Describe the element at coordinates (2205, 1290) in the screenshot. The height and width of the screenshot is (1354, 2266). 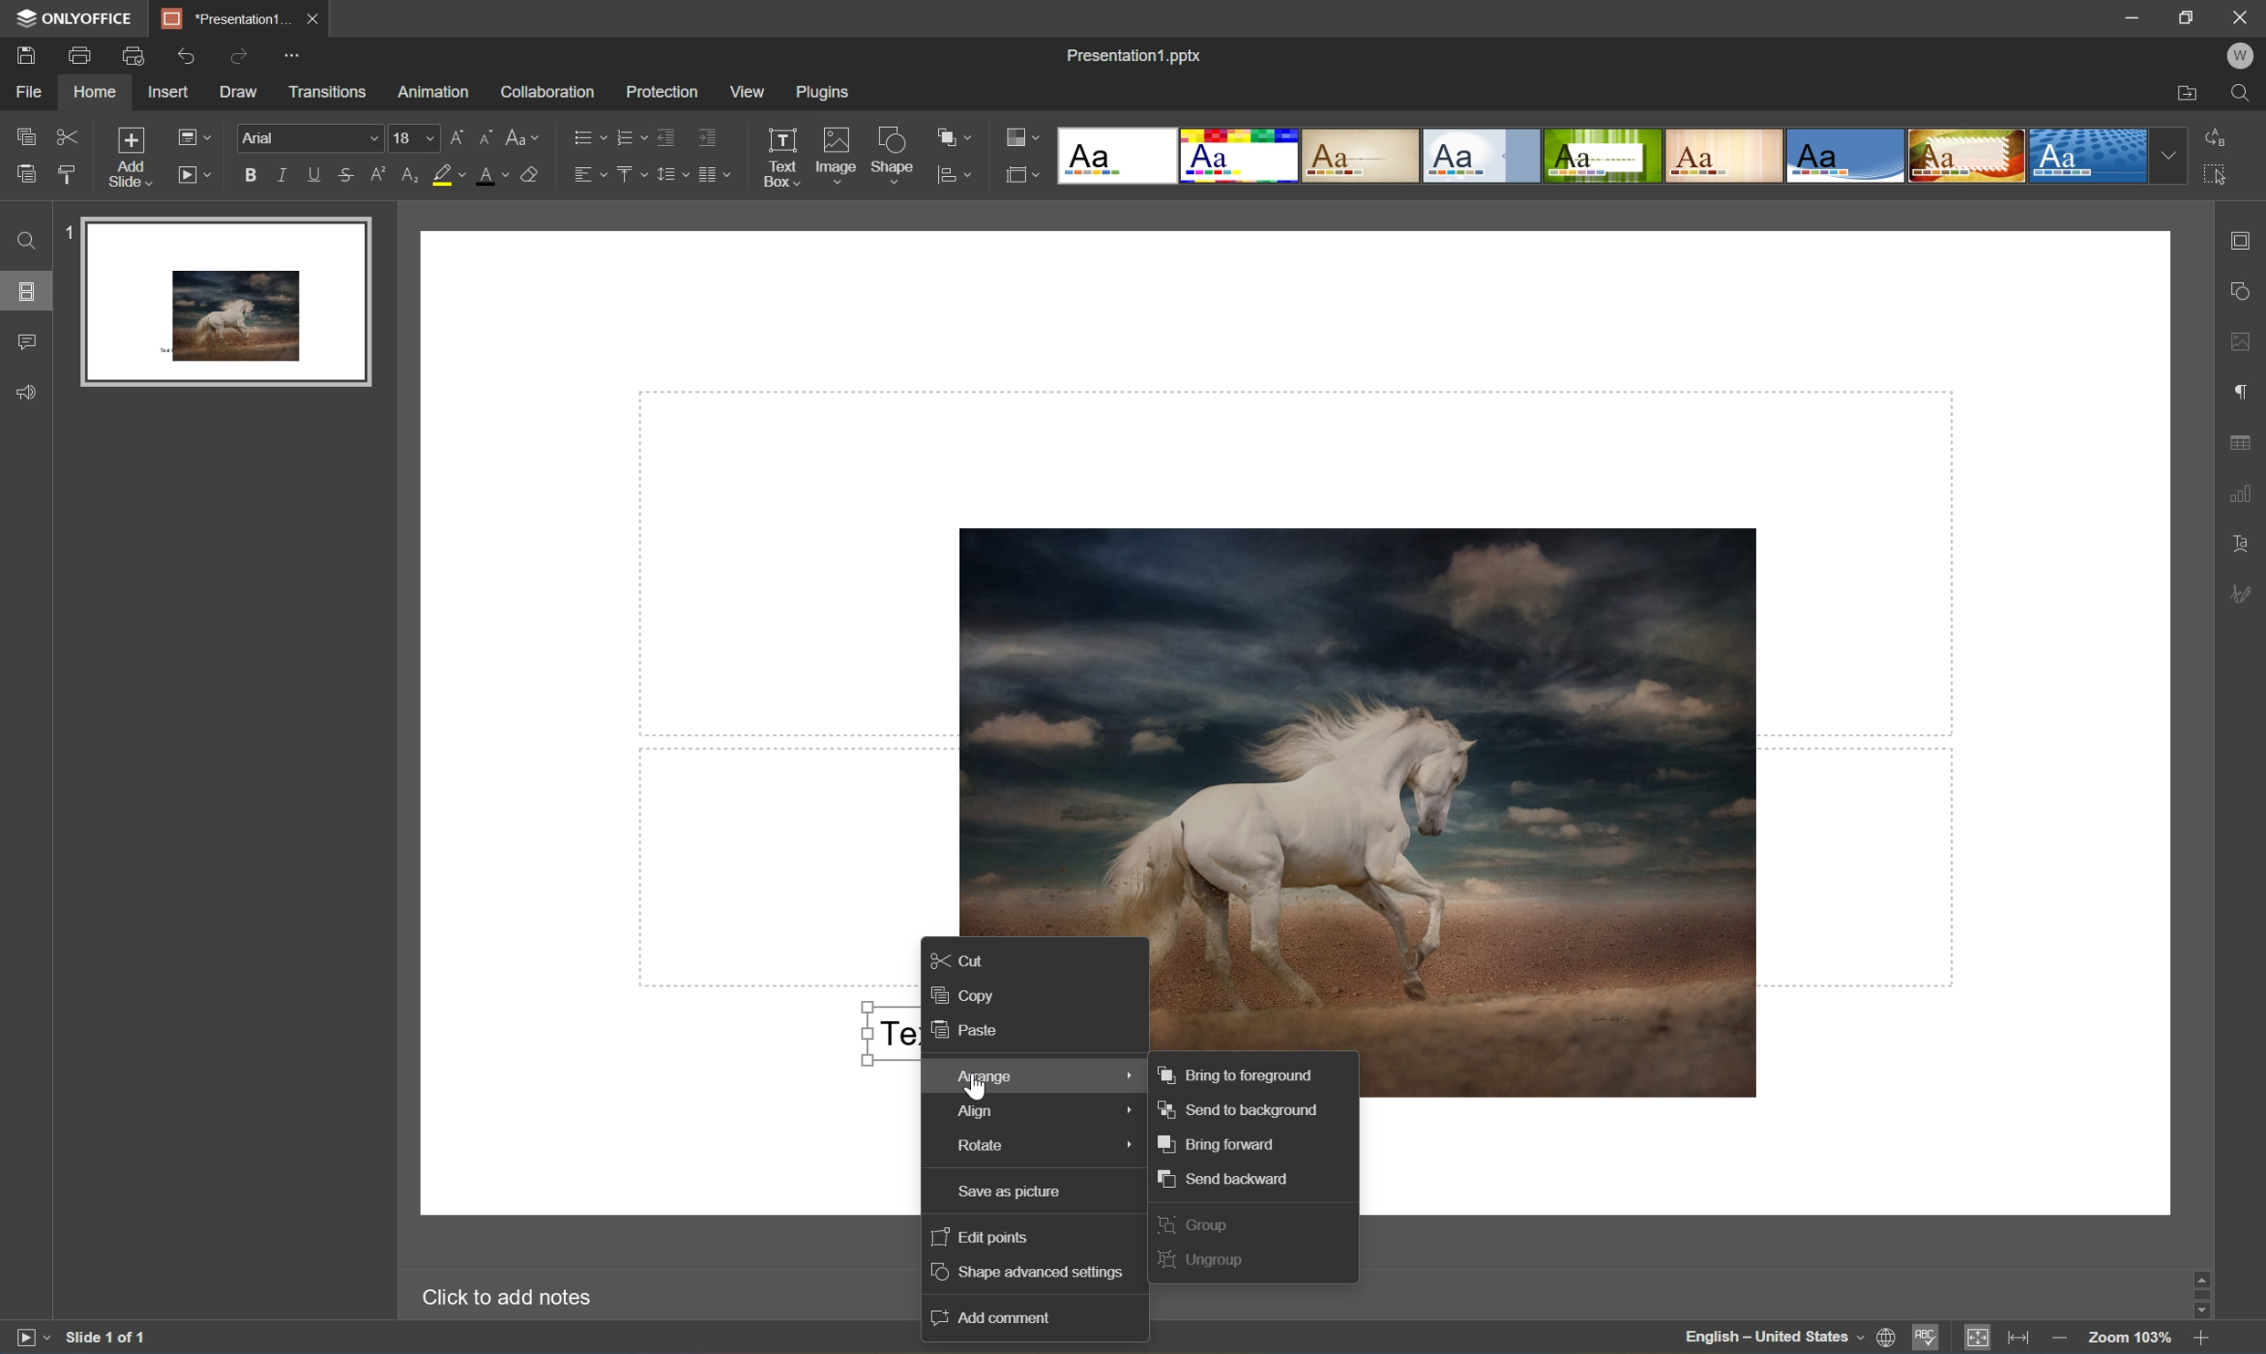
I see `Scroll Bar` at that location.